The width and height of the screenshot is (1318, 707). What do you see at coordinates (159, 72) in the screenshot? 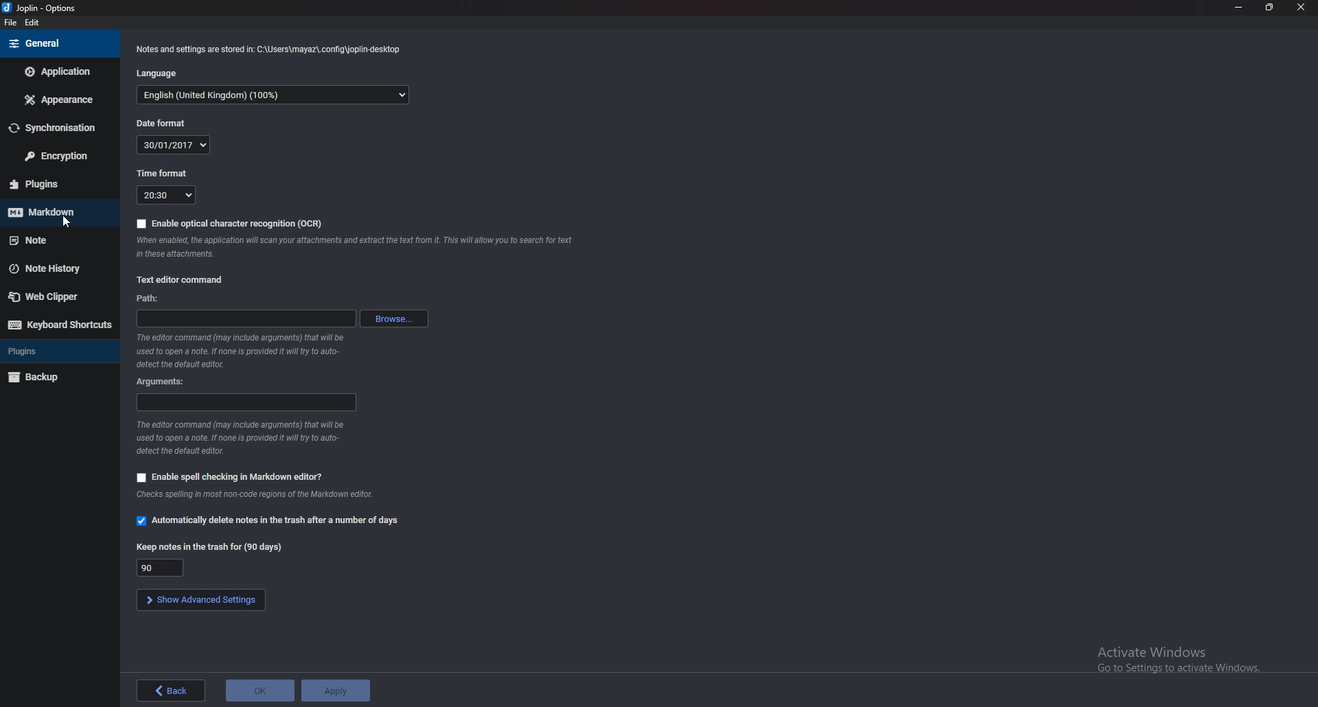
I see `Language` at bounding box center [159, 72].